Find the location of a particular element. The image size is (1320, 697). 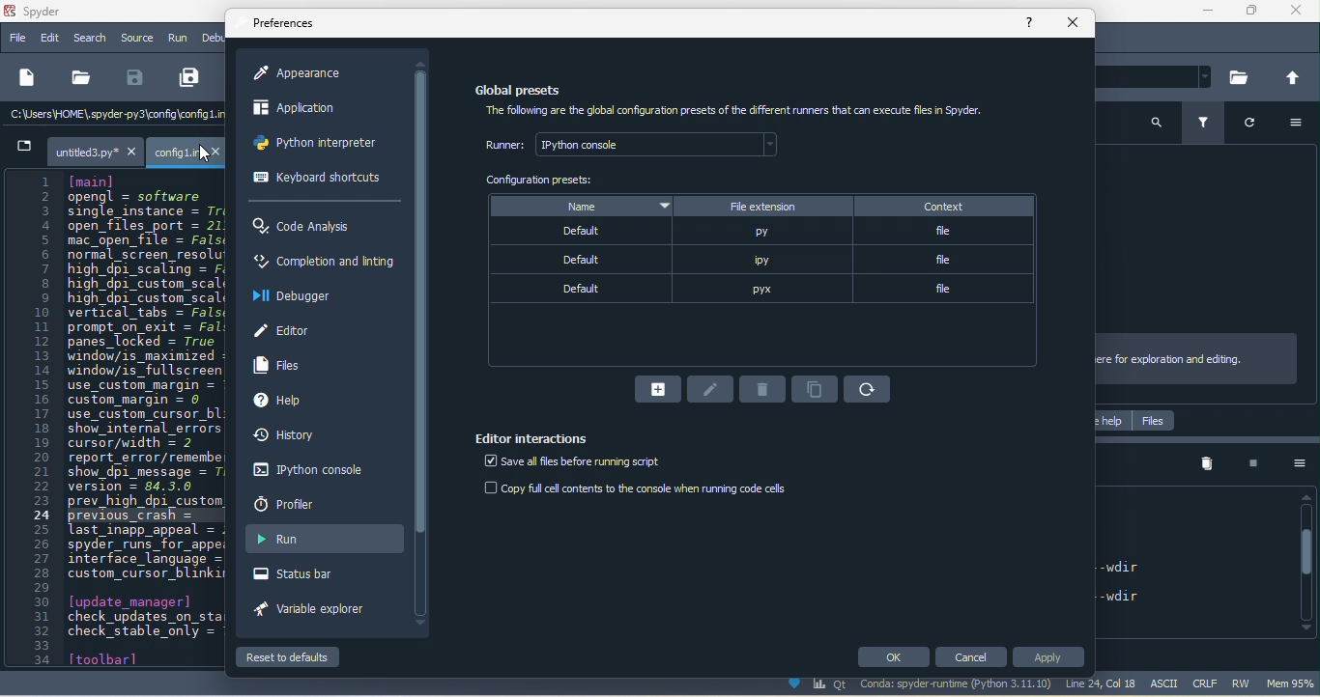

scrollbar is located at coordinates (422, 341).